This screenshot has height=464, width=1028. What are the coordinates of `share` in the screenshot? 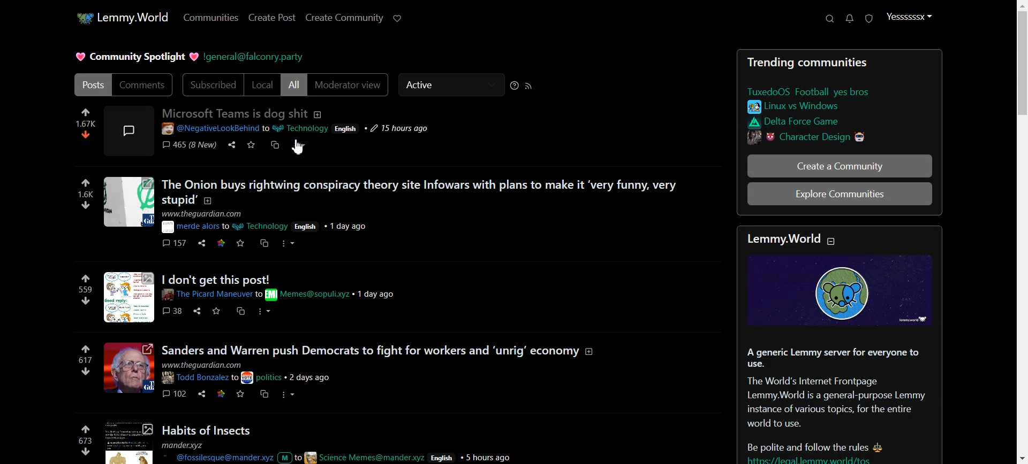 It's located at (196, 311).